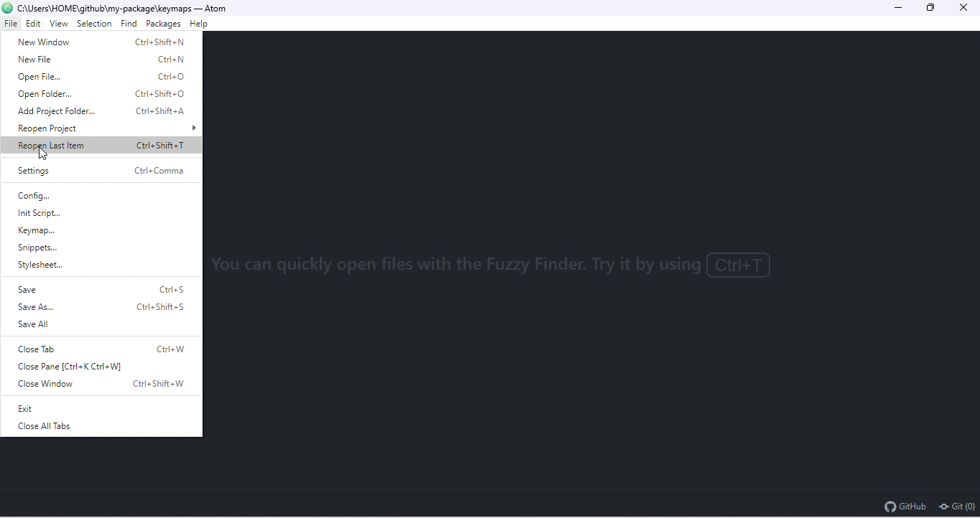 Image resolution: width=980 pixels, height=518 pixels. I want to click on key map, so click(78, 229).